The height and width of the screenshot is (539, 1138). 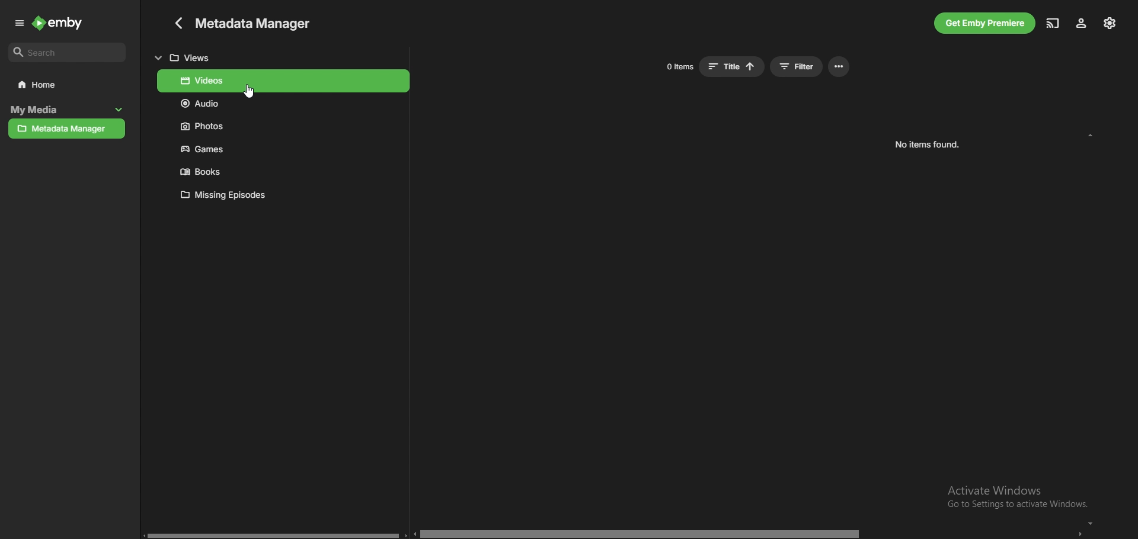 What do you see at coordinates (59, 23) in the screenshot?
I see `emby` at bounding box center [59, 23].